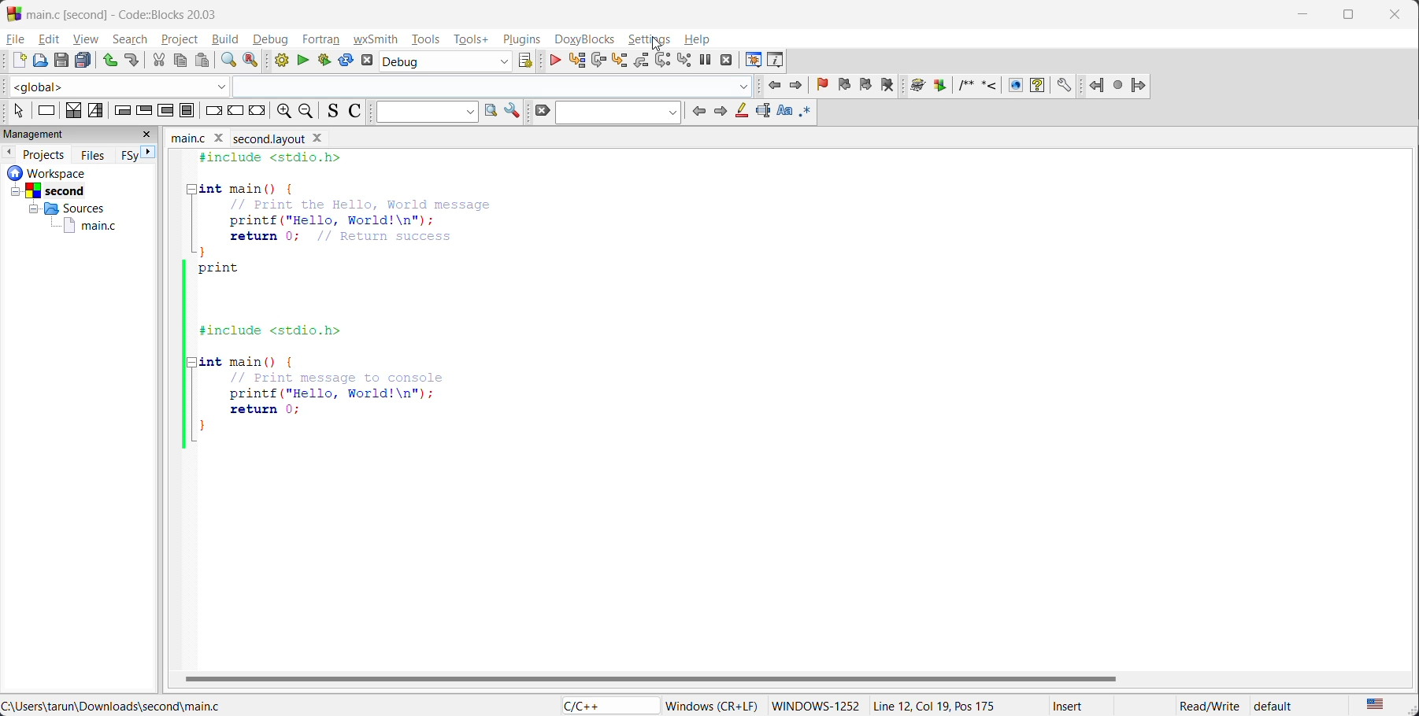 The height and width of the screenshot is (716, 1419). Describe the element at coordinates (47, 190) in the screenshot. I see `` at that location.